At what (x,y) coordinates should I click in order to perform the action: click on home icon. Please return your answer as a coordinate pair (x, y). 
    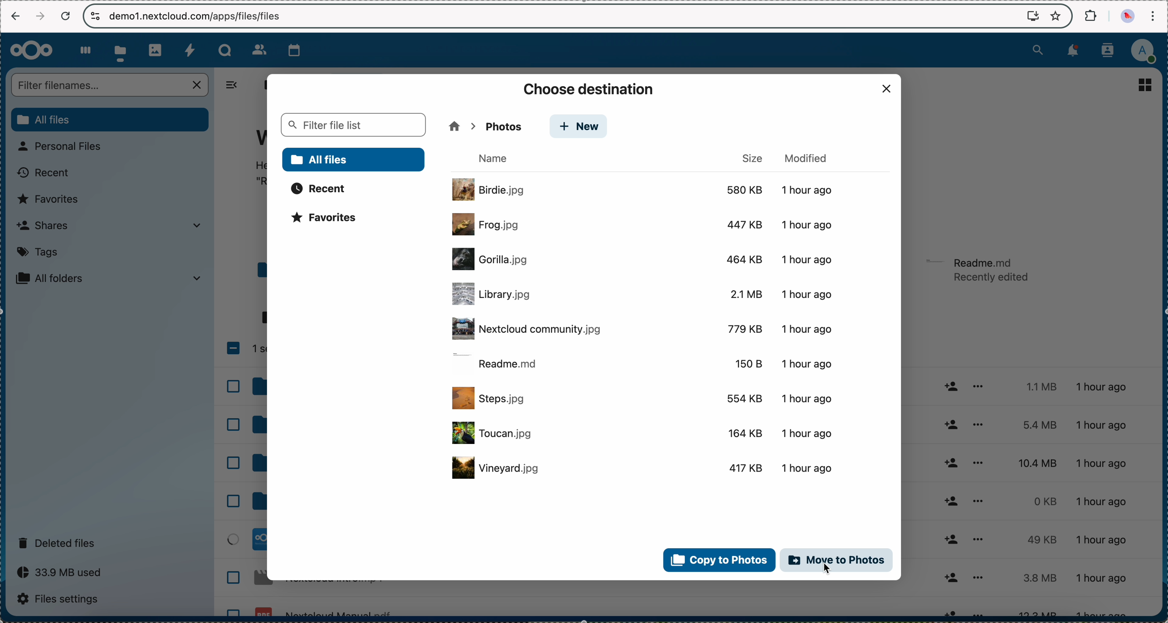
    Looking at the image, I should click on (454, 126).